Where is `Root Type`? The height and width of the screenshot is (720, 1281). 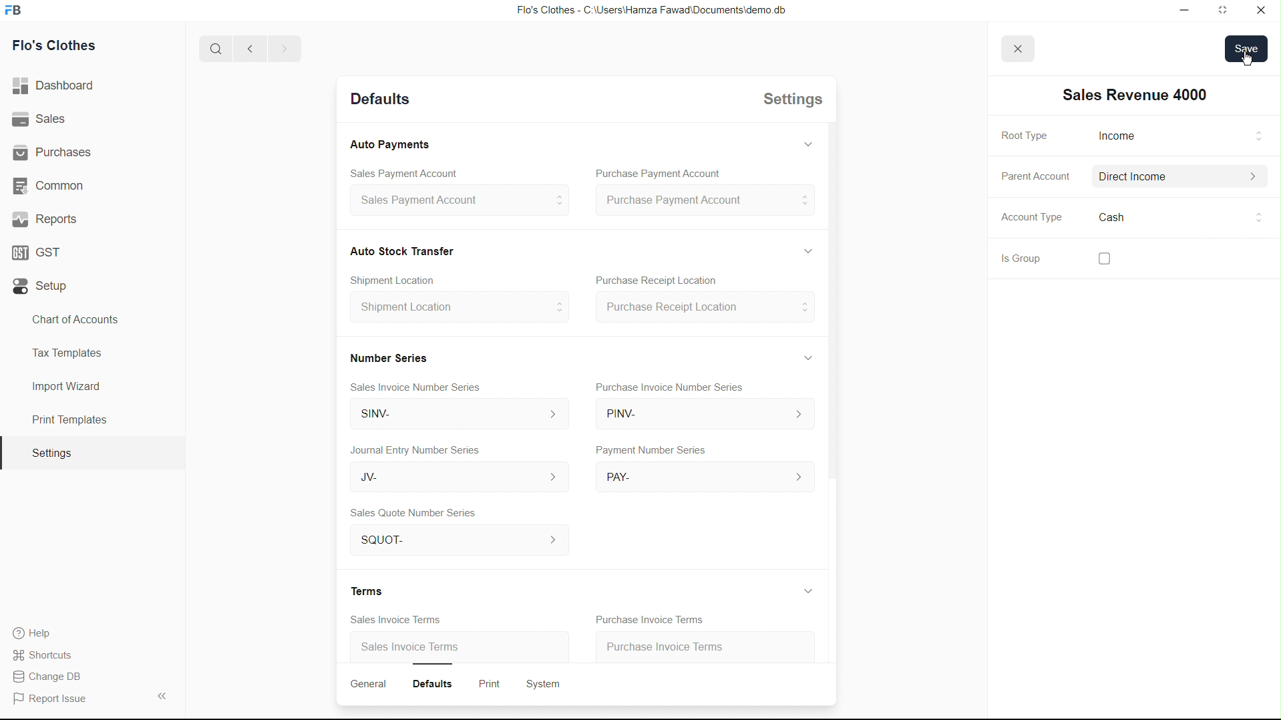 Root Type is located at coordinates (1115, 136).